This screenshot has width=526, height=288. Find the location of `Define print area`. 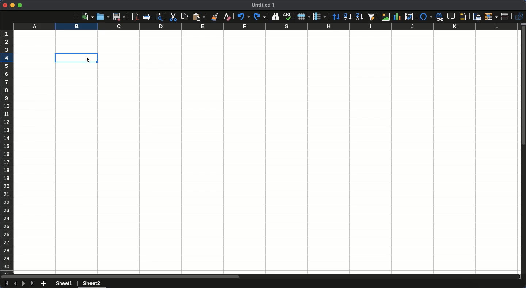

Define print area is located at coordinates (477, 17).